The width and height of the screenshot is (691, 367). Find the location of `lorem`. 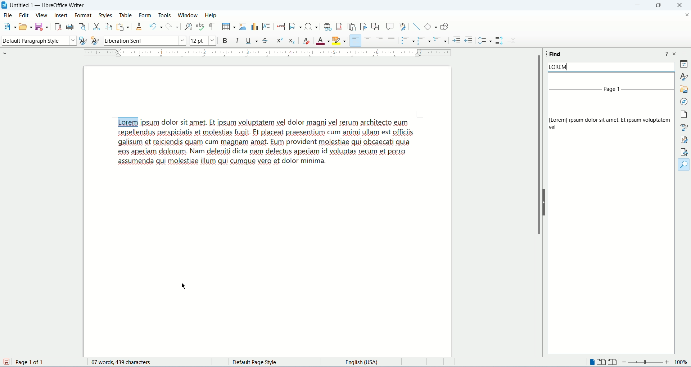

lorem is located at coordinates (126, 121).